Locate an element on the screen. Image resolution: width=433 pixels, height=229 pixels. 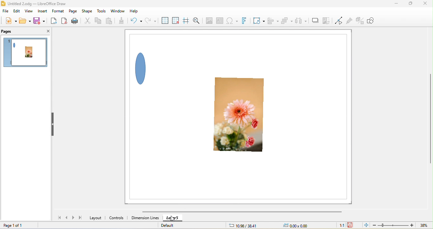
minimize is located at coordinates (397, 4).